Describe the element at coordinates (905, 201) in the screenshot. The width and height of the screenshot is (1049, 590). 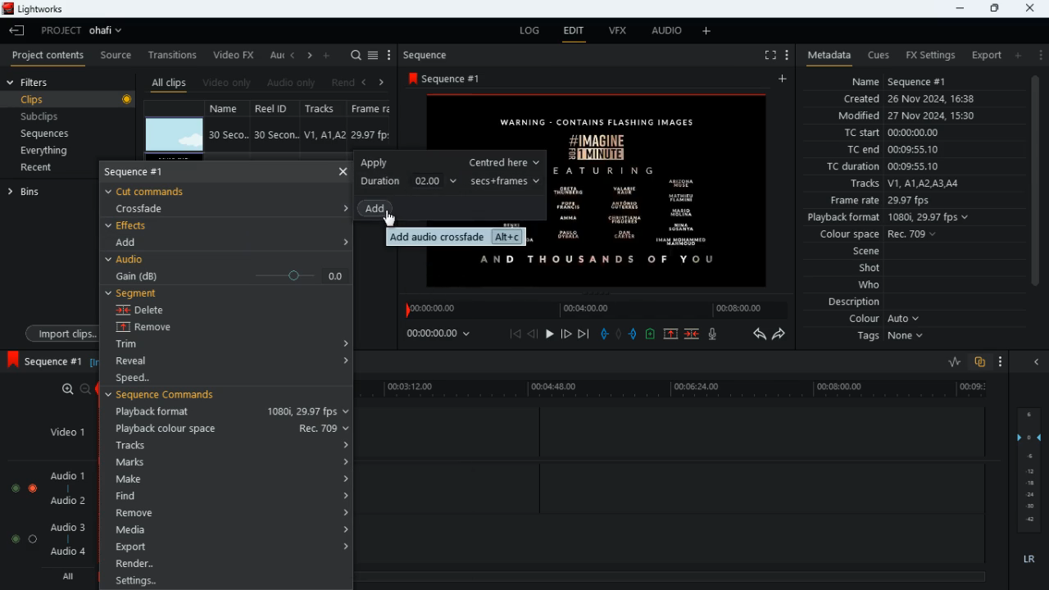
I see `frame rate` at that location.